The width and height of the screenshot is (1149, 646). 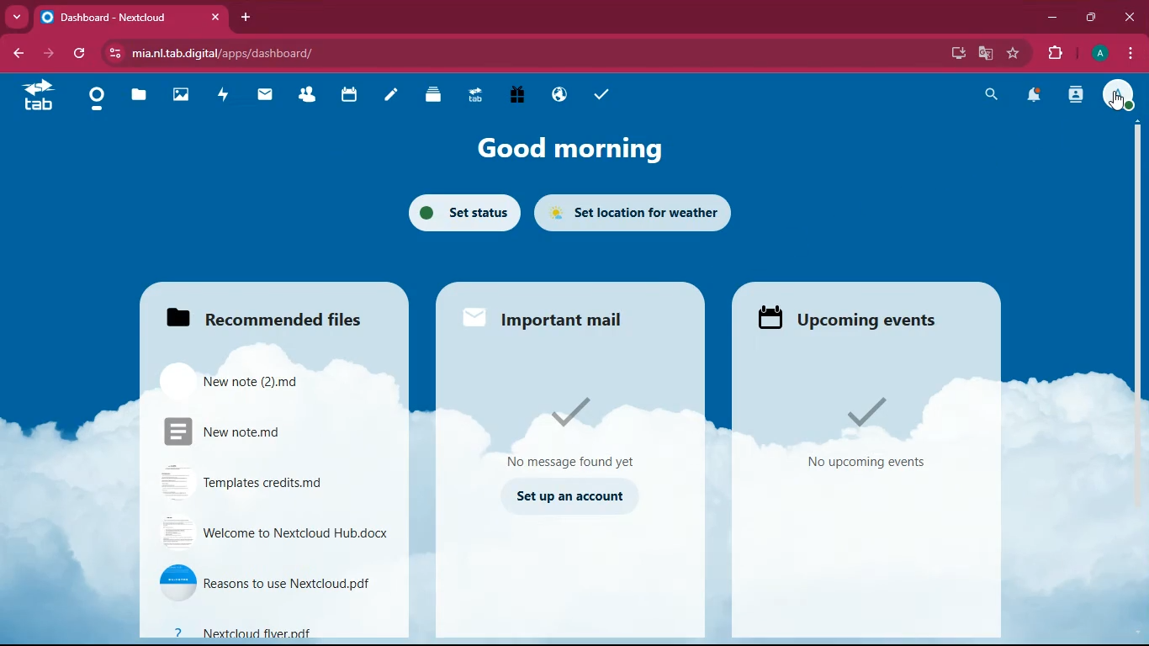 What do you see at coordinates (459, 212) in the screenshot?
I see `set status` at bounding box center [459, 212].